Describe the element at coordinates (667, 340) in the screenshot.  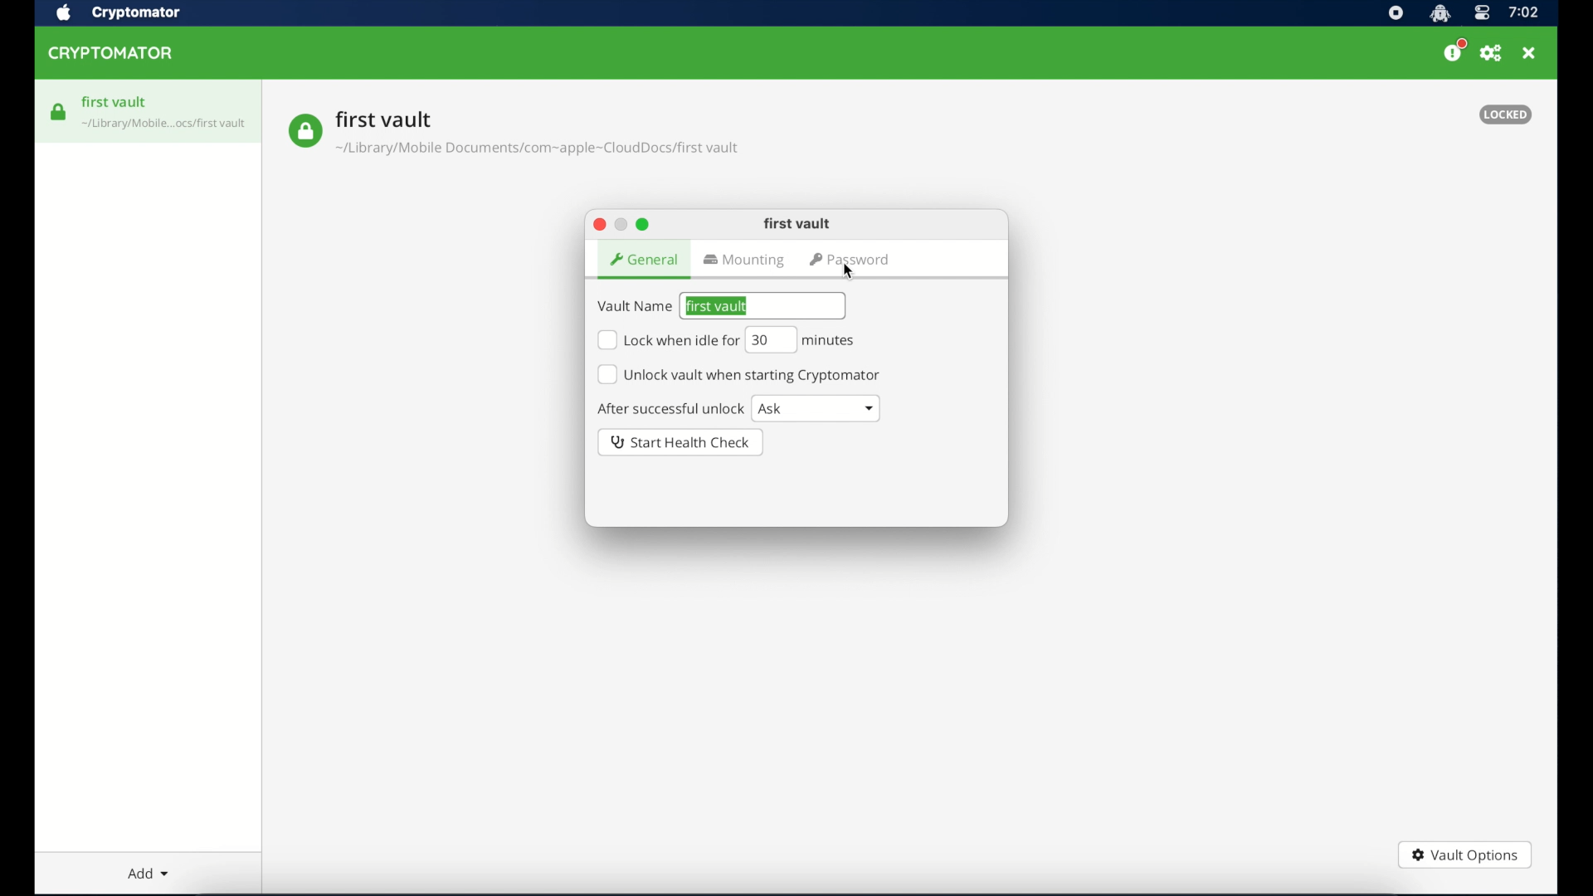
I see `lock when idle for checkbox` at that location.